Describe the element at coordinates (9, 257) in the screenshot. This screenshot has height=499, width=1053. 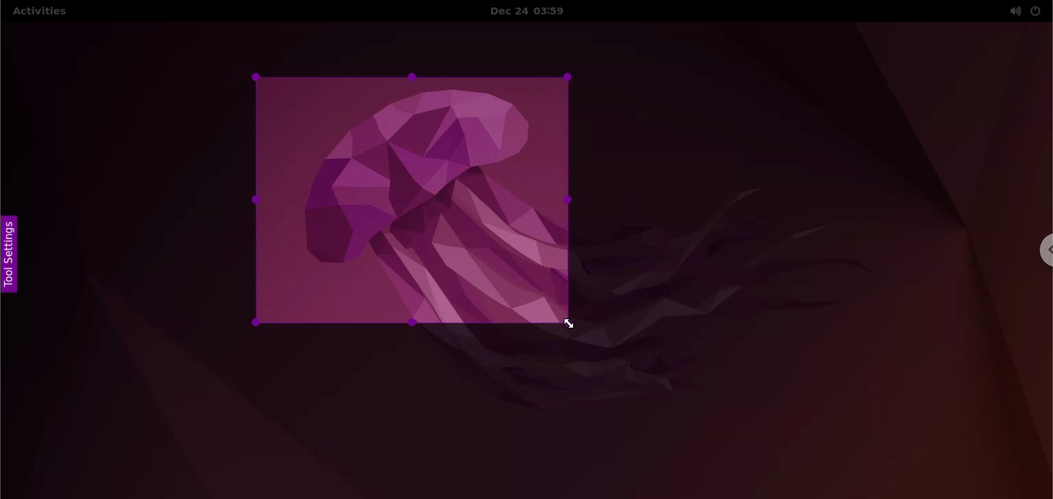
I see `tool settings ` at that location.